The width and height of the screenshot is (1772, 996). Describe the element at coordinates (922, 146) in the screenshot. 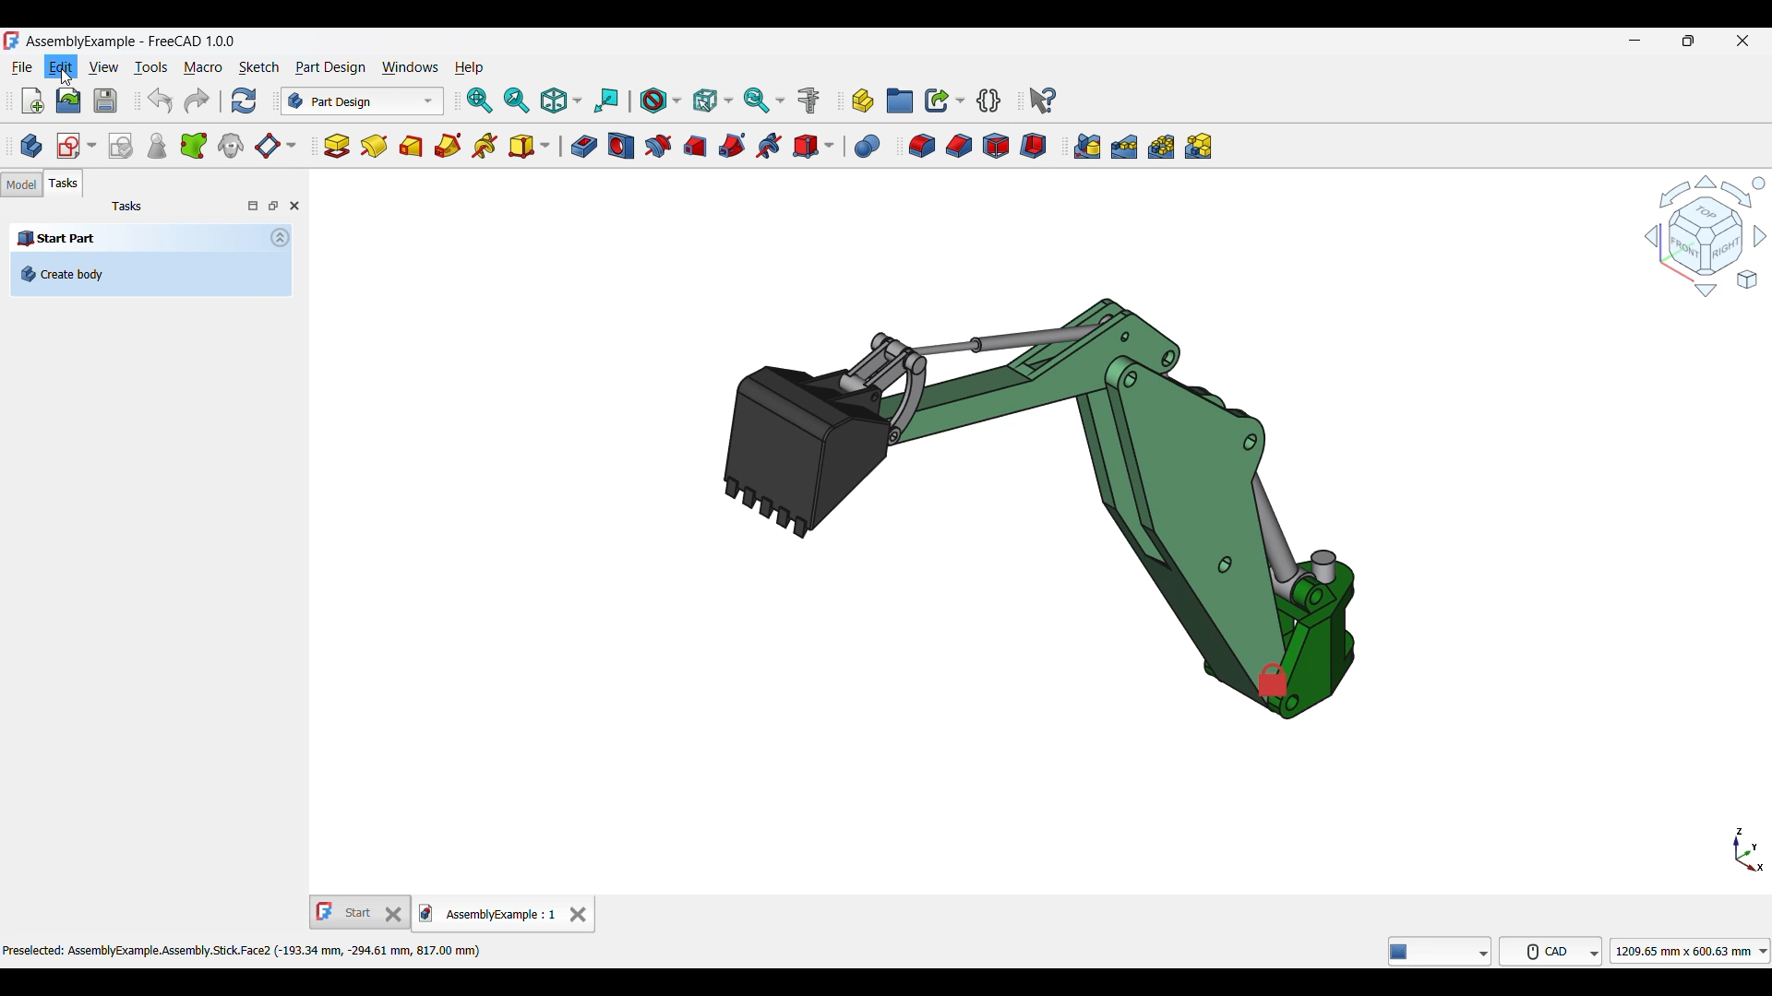

I see `Fillet` at that location.